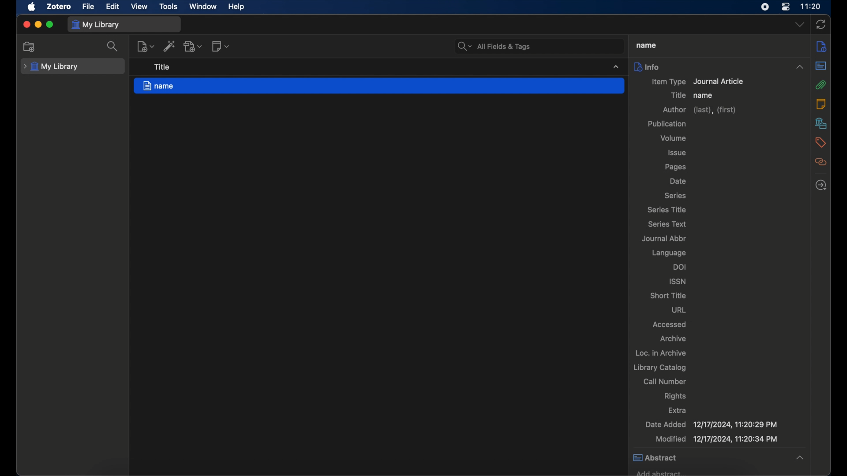  What do you see at coordinates (698, 82) in the screenshot?
I see `item type ` at bounding box center [698, 82].